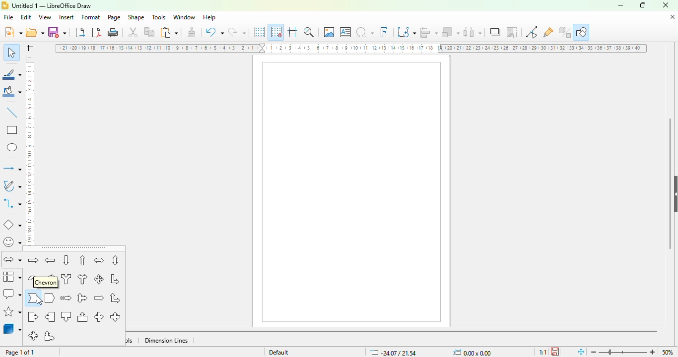  I want to click on scaling factor of the document, so click(542, 352).